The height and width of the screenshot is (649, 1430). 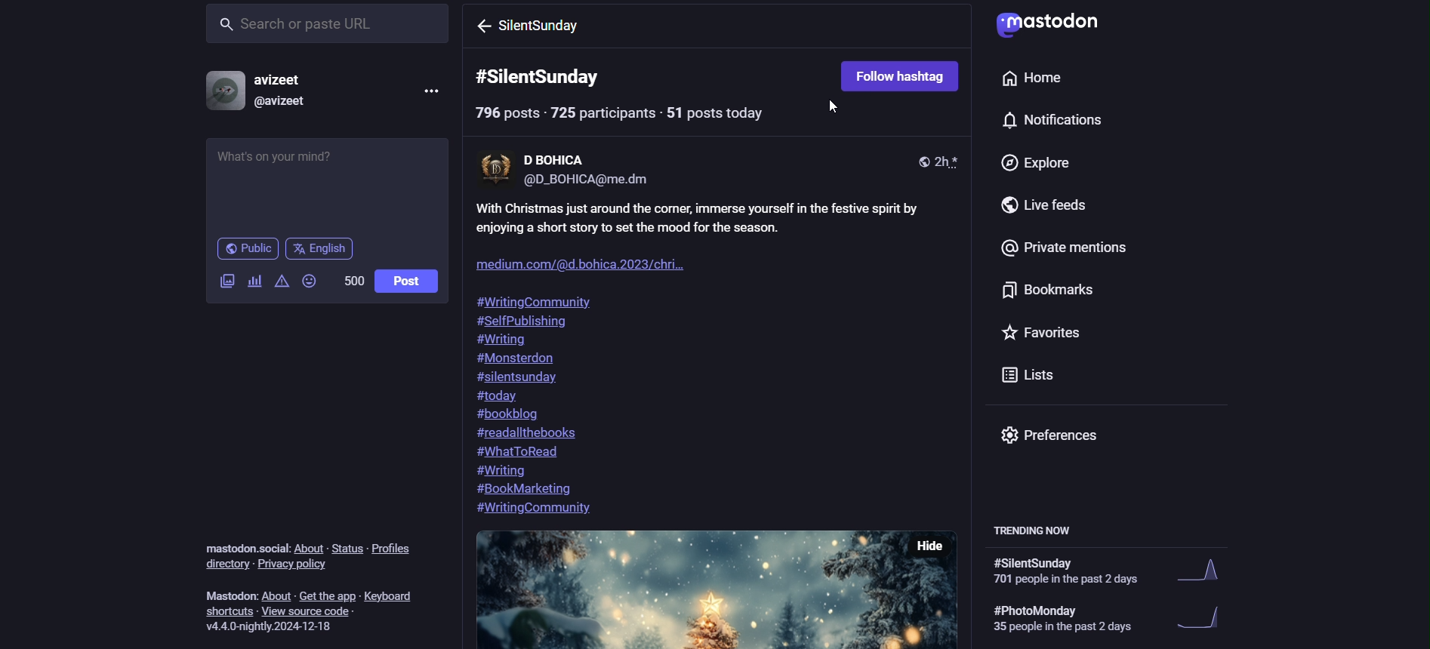 I want to click on HIDE, so click(x=932, y=546).